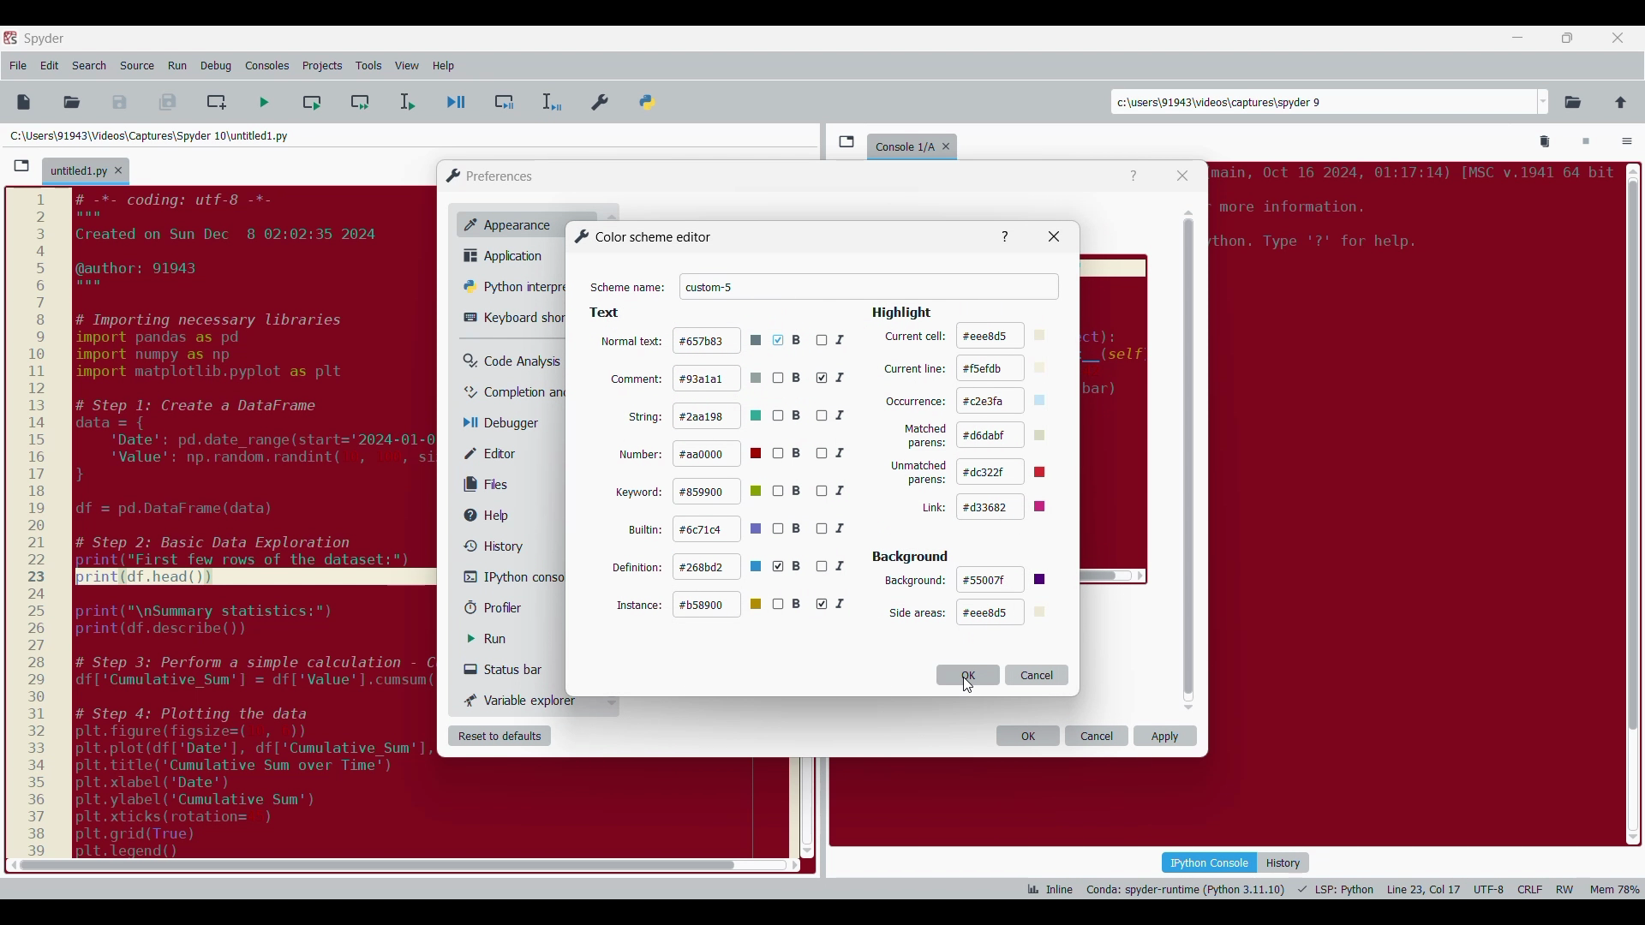 Image resolution: width=1645 pixels, height=925 pixels. What do you see at coordinates (787, 415) in the screenshot?
I see `B` at bounding box center [787, 415].